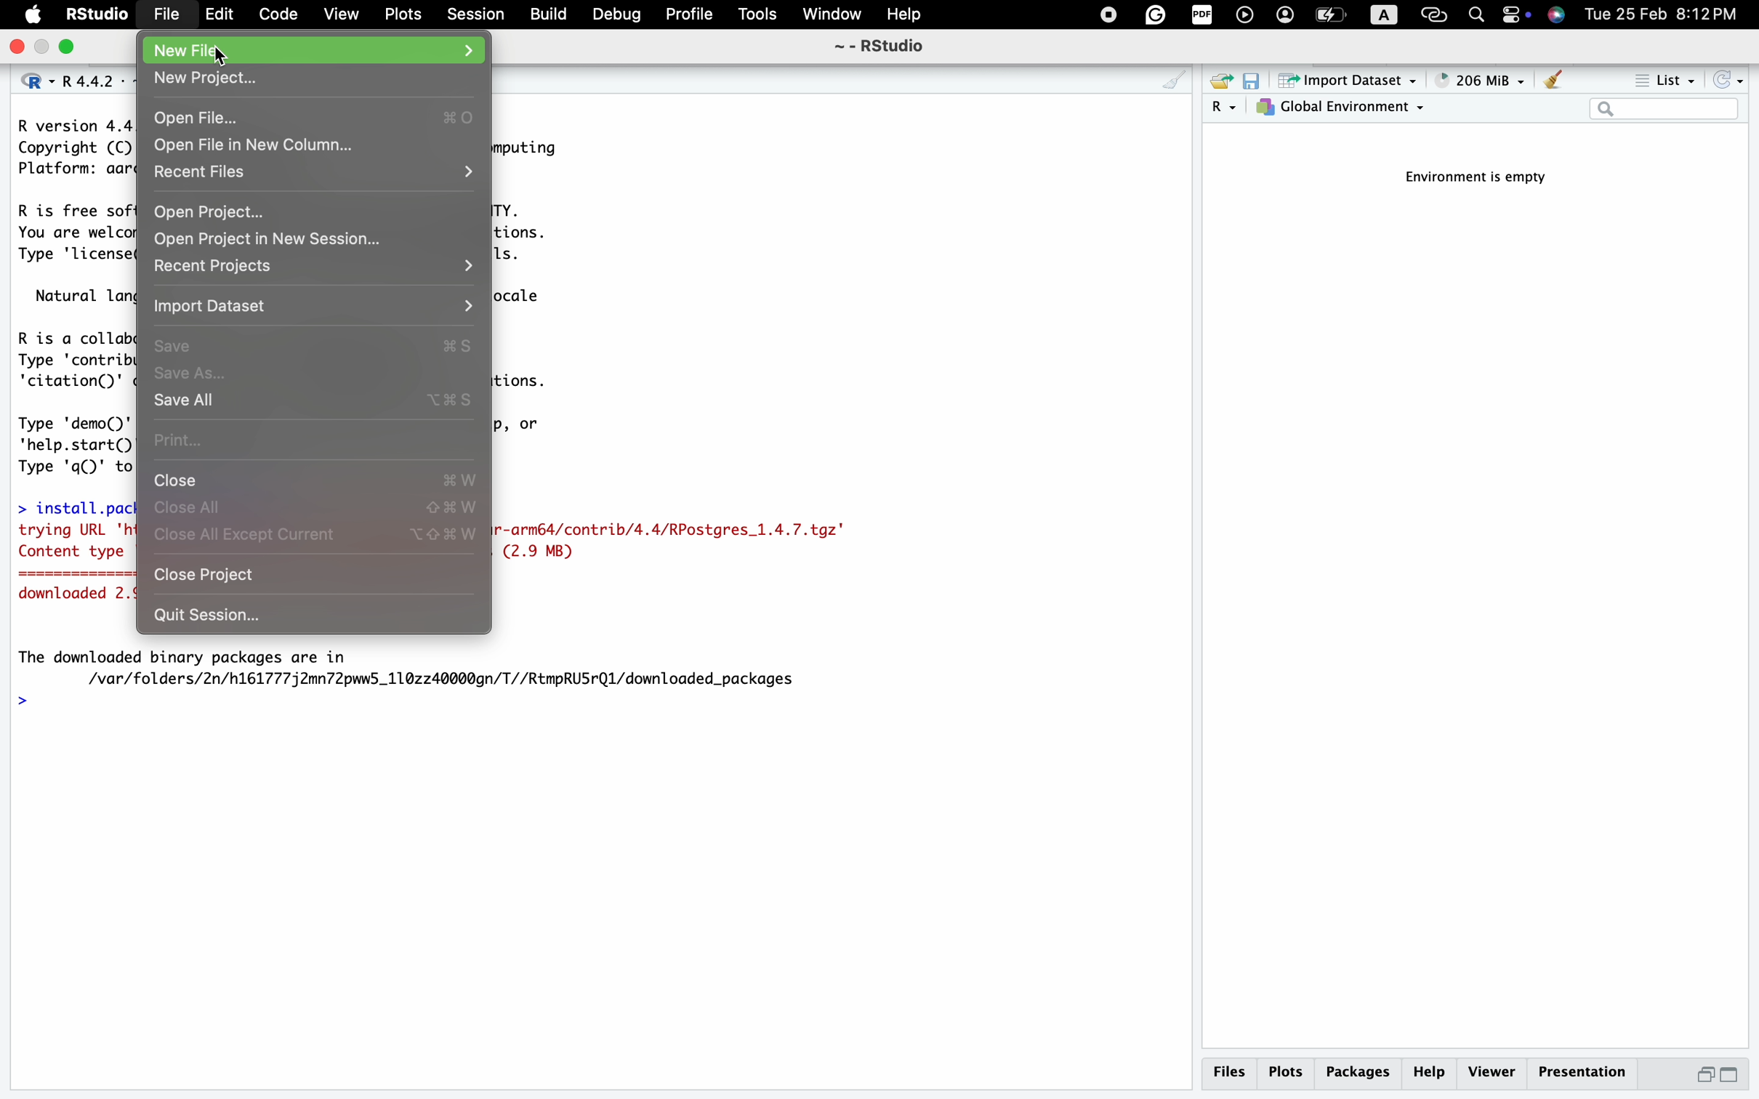 Image resolution: width=1759 pixels, height=1099 pixels. Describe the element at coordinates (276, 15) in the screenshot. I see `code` at that location.